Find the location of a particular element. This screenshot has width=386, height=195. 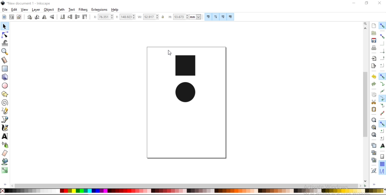

help is located at coordinates (115, 10).